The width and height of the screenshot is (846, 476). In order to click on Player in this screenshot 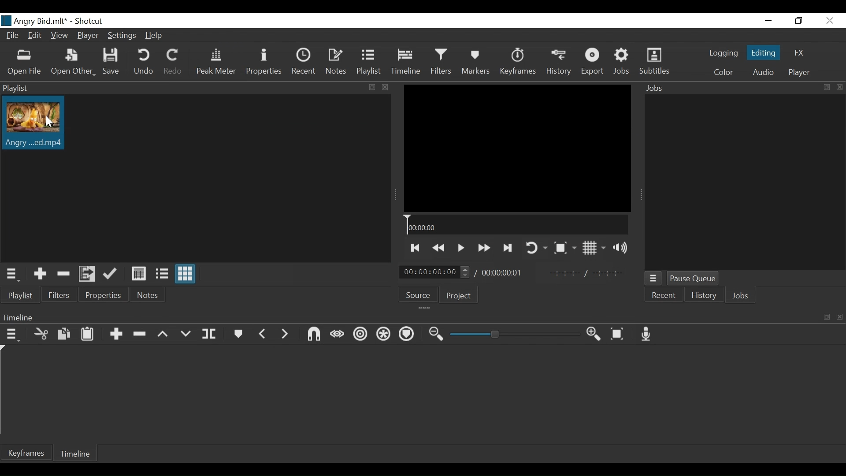, I will do `click(88, 36)`.